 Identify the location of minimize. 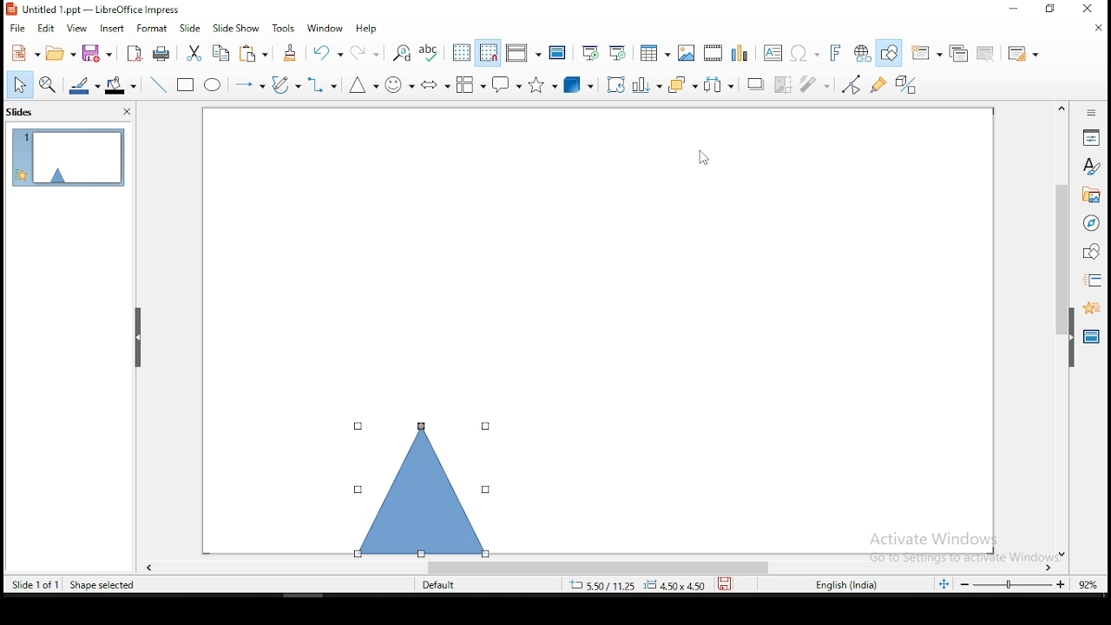
(1010, 10).